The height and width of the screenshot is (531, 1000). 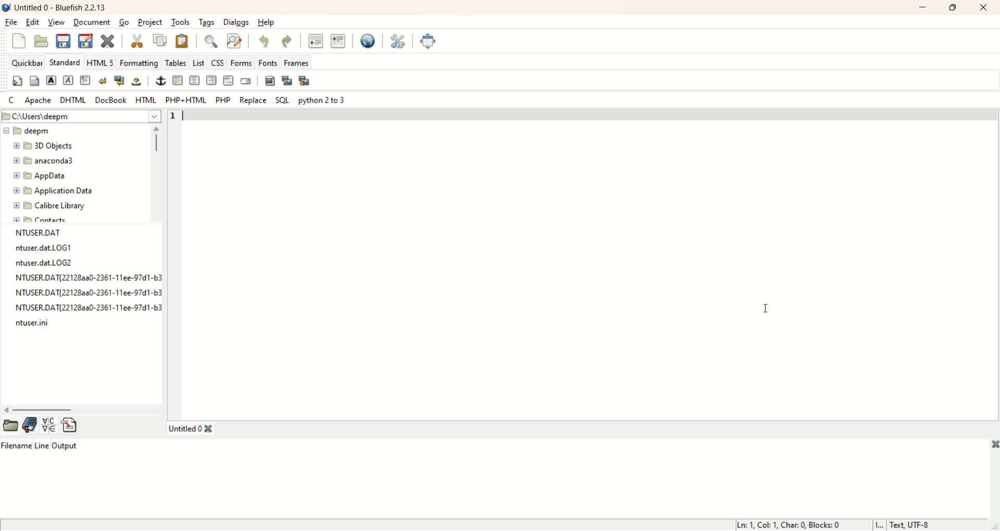 I want to click on new, so click(x=19, y=41).